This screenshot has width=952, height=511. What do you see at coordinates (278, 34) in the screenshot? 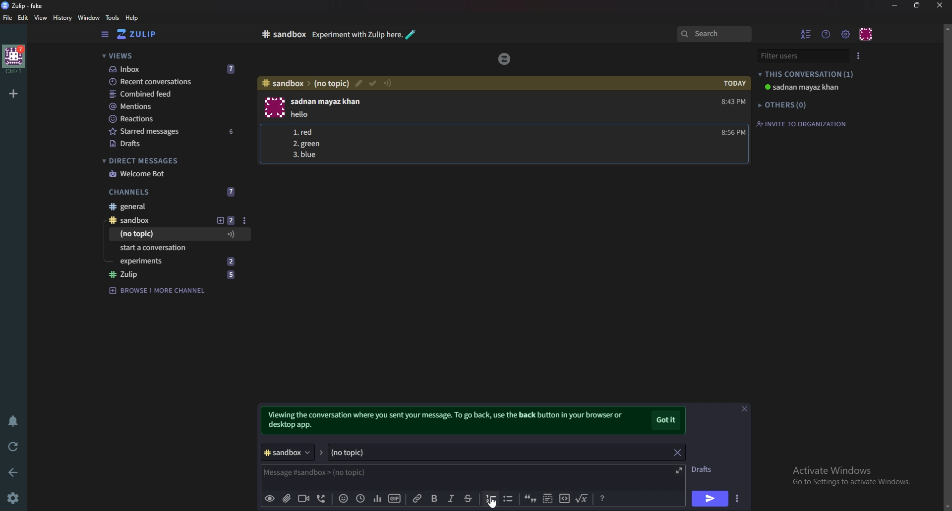
I see `Inbox` at bounding box center [278, 34].